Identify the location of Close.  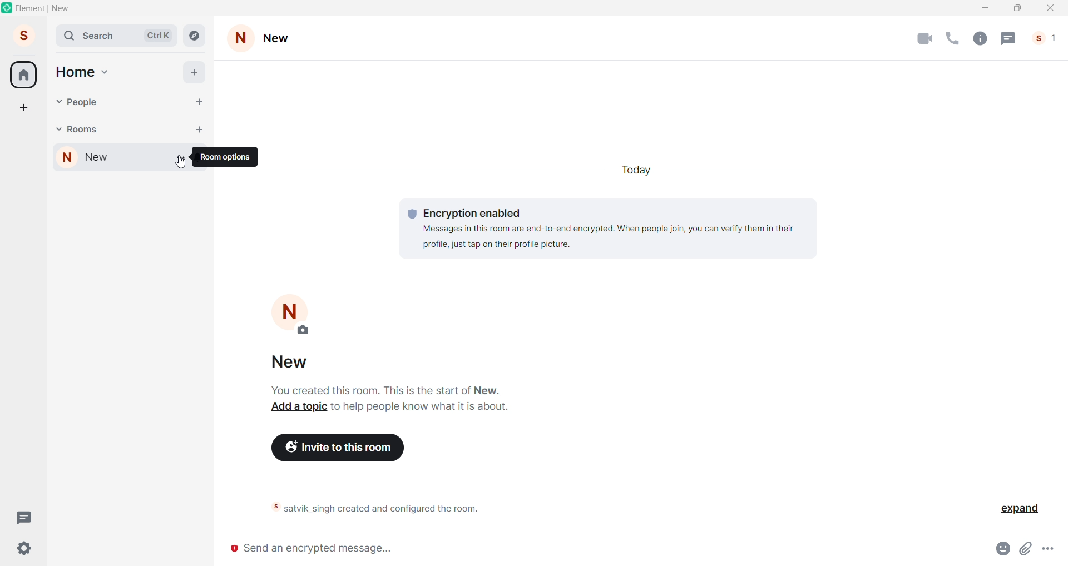
(1049, 8).